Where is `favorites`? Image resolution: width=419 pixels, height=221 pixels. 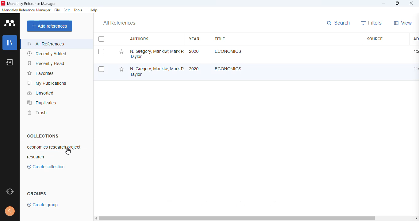 favorites is located at coordinates (40, 73).